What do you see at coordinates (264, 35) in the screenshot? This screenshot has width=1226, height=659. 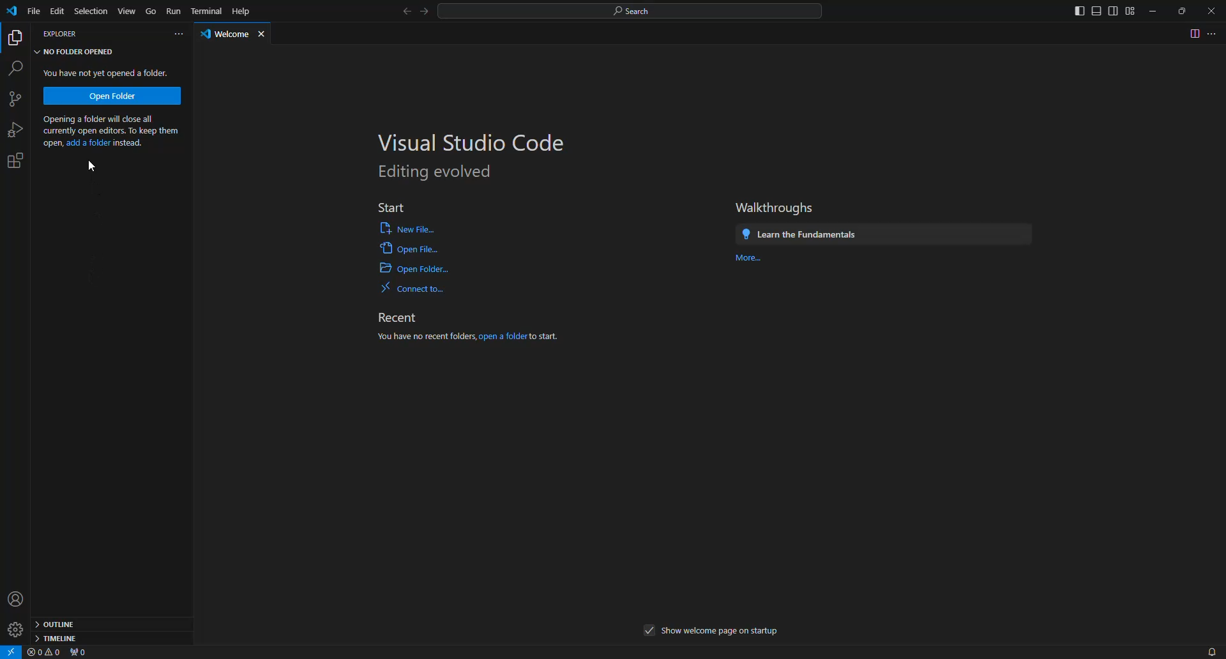 I see `close` at bounding box center [264, 35].